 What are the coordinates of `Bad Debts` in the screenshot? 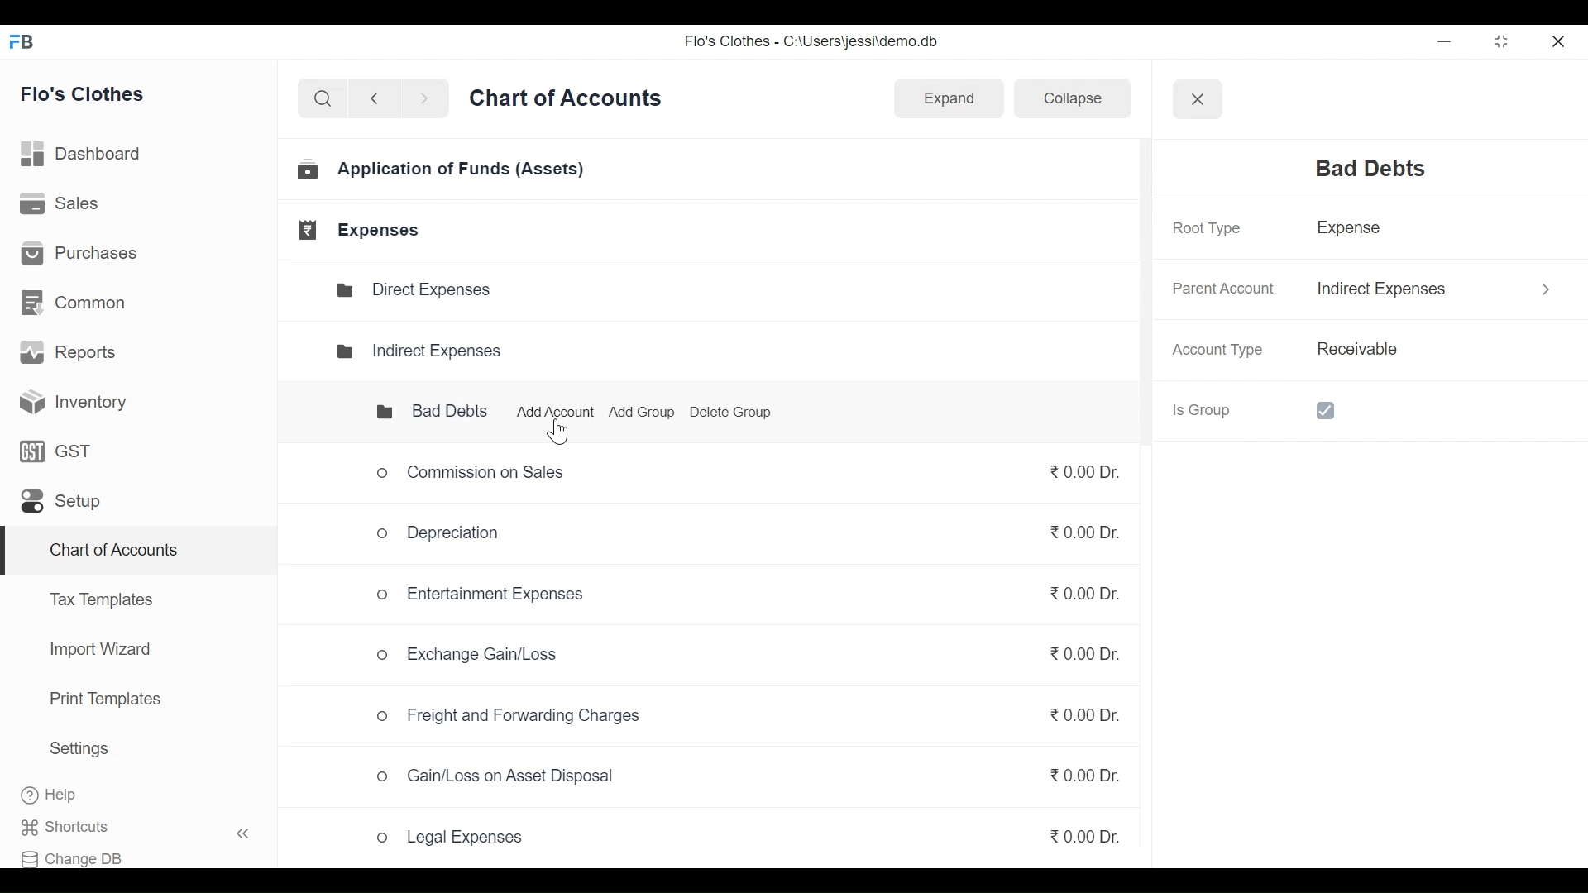 It's located at (419, 412).